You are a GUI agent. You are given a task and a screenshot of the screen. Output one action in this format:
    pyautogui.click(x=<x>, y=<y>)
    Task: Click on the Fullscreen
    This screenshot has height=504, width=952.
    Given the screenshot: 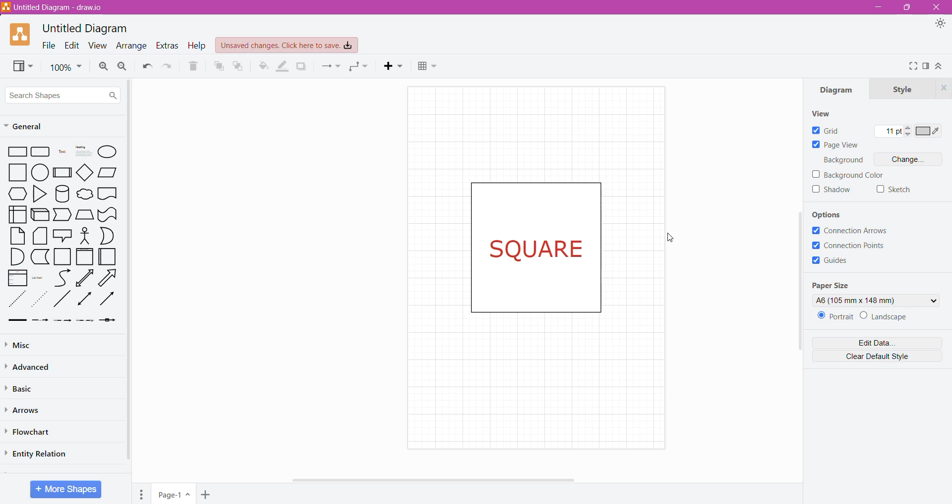 What is the action you would take?
    pyautogui.click(x=912, y=66)
    